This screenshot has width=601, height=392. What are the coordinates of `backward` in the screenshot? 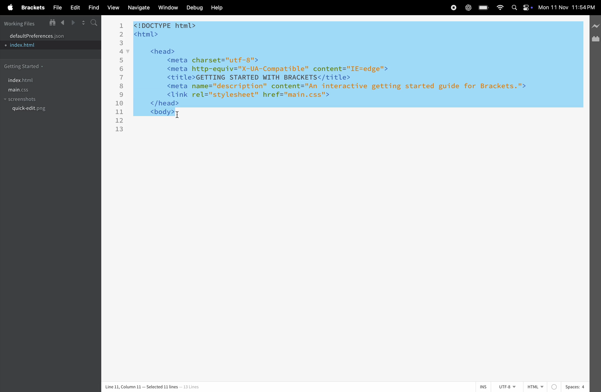 It's located at (62, 23).